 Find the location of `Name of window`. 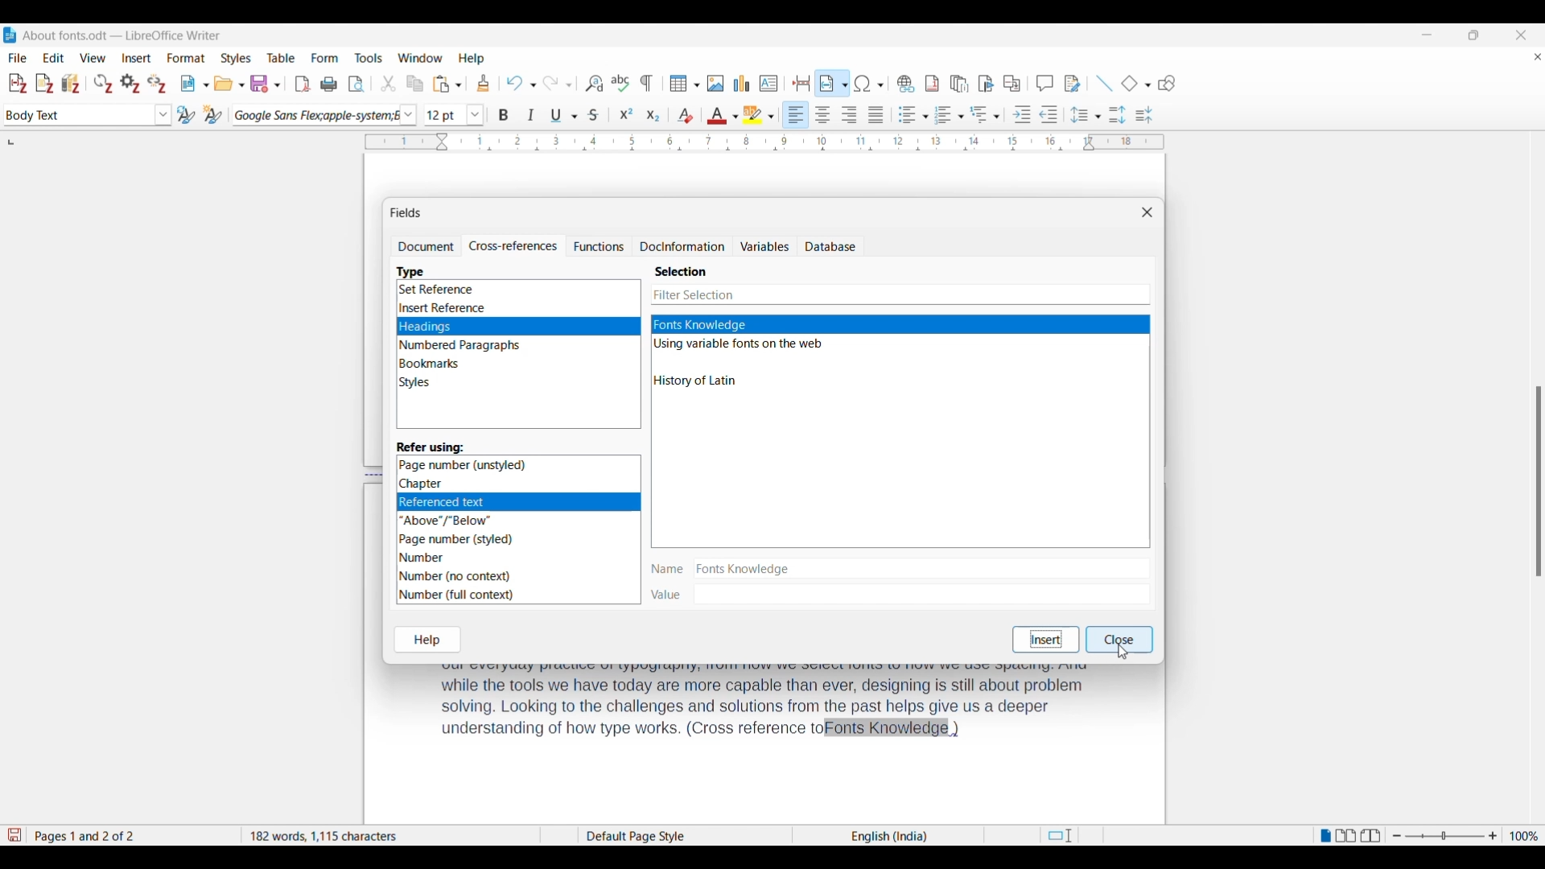

Name of window is located at coordinates (406, 212).